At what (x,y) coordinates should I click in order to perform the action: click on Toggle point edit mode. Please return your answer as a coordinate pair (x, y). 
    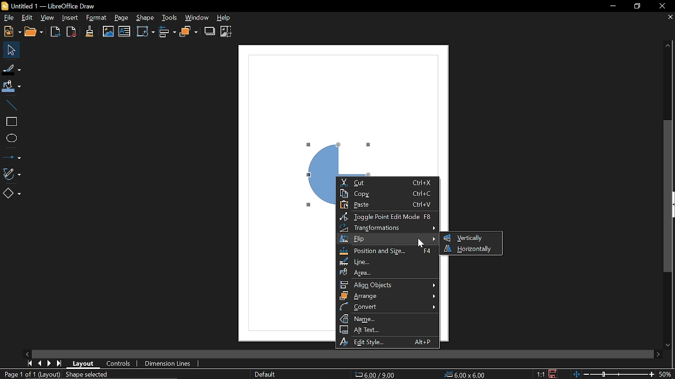
    Looking at the image, I should click on (387, 217).